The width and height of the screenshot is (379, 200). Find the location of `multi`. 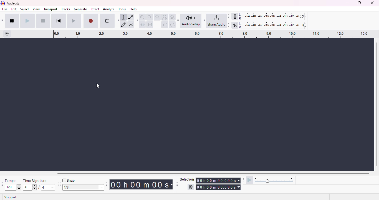

multi is located at coordinates (131, 24).